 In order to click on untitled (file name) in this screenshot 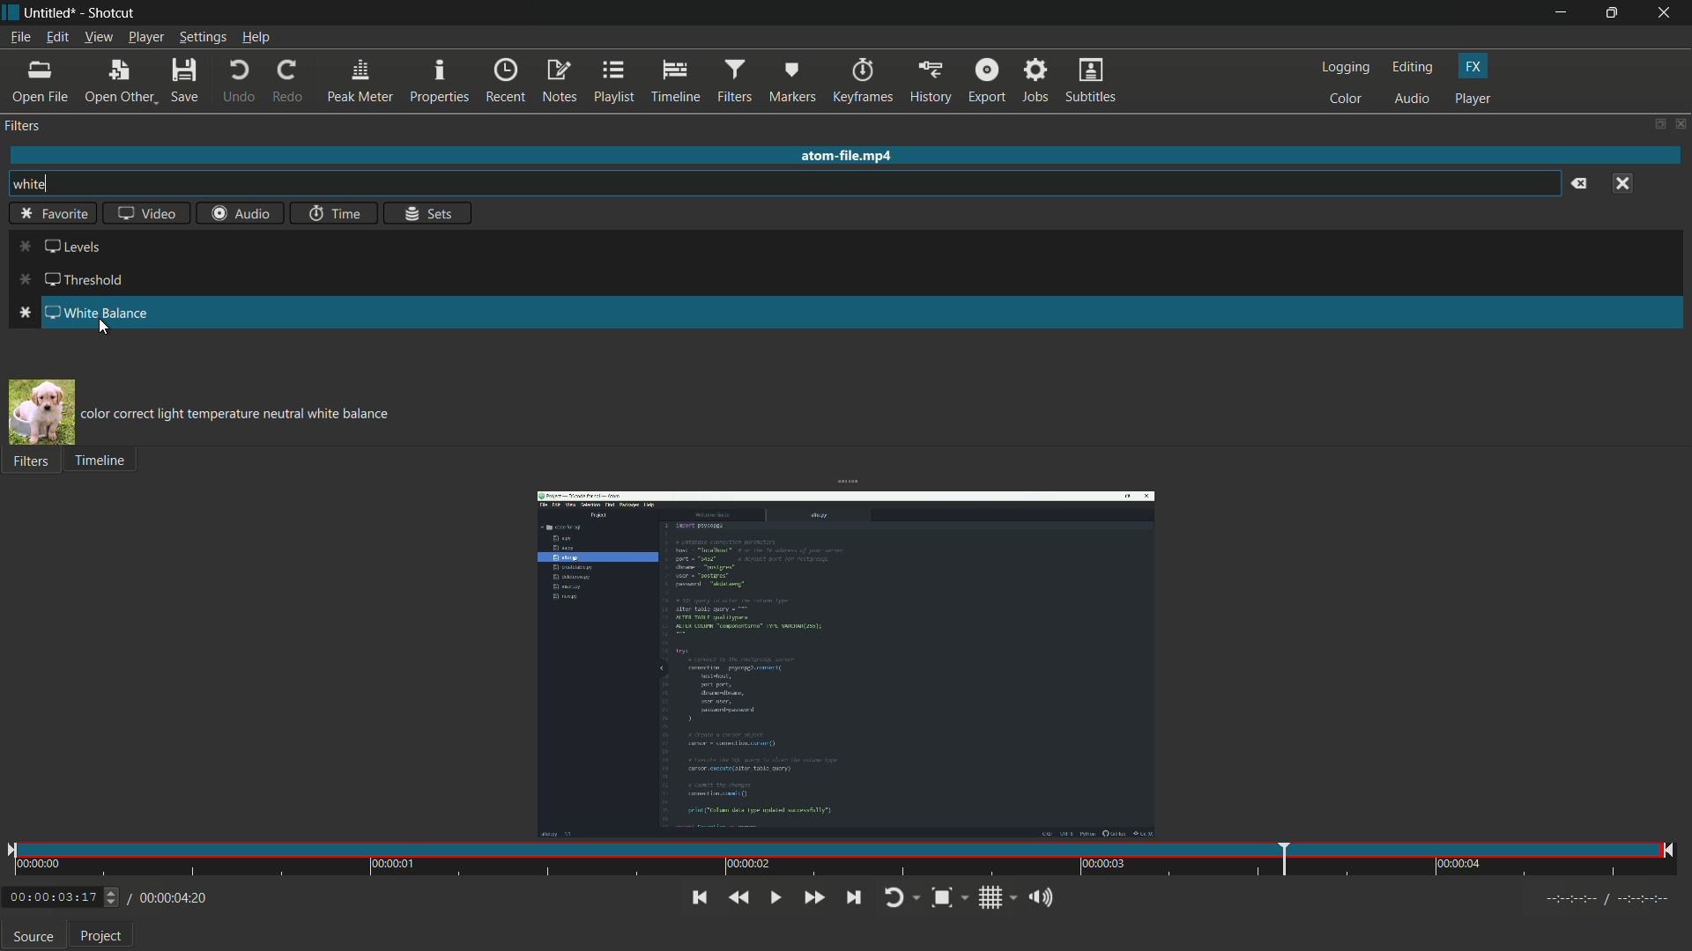, I will do `click(50, 13)`.